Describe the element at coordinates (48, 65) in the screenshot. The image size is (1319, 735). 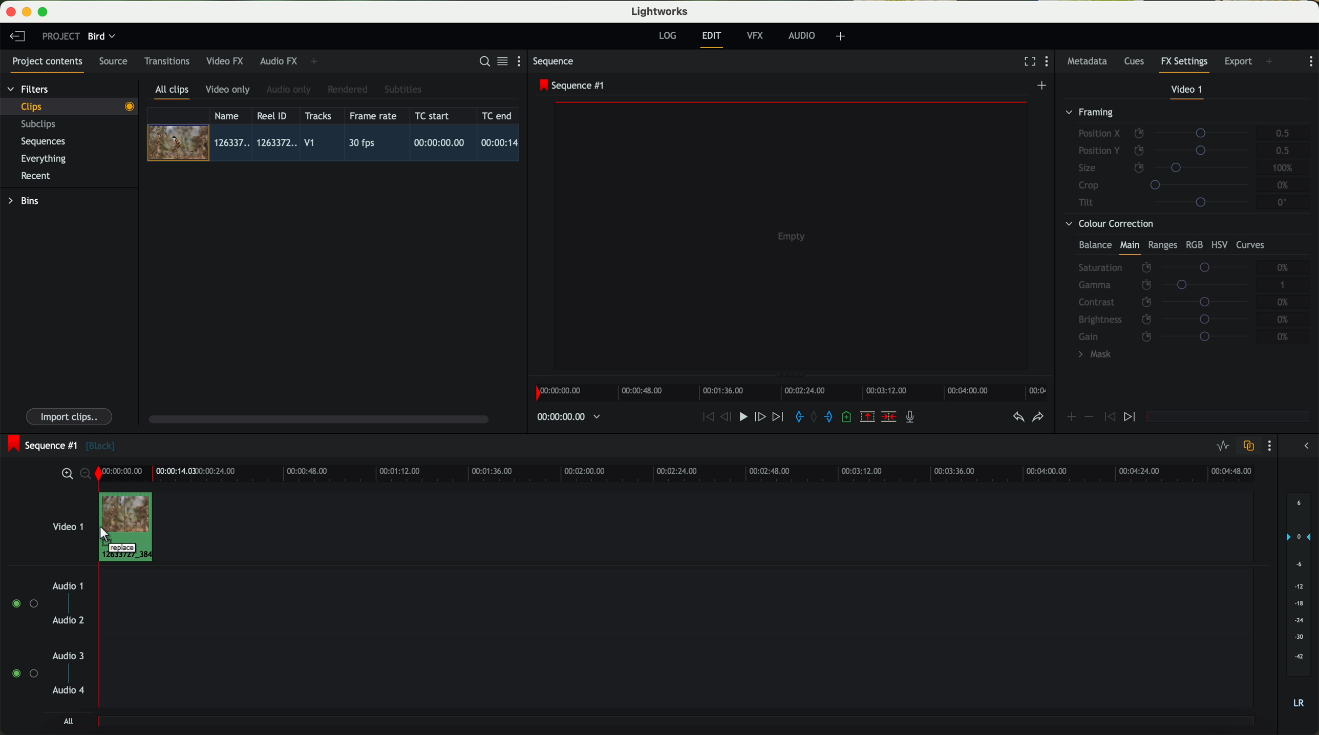
I see `project contents` at that location.